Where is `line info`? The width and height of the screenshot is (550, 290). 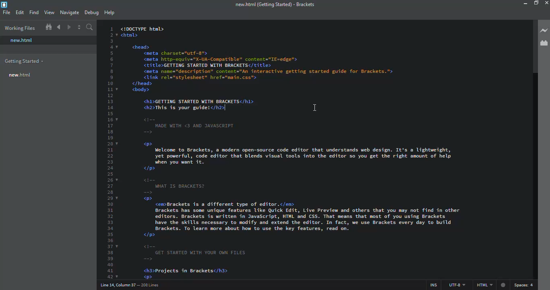
line info is located at coordinates (129, 285).